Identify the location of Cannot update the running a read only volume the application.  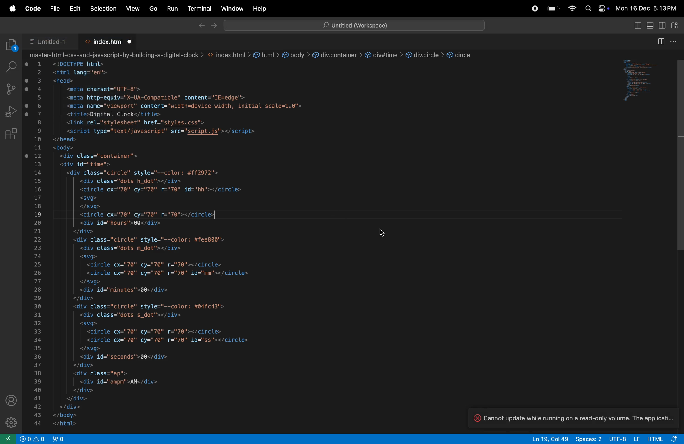
(577, 417).